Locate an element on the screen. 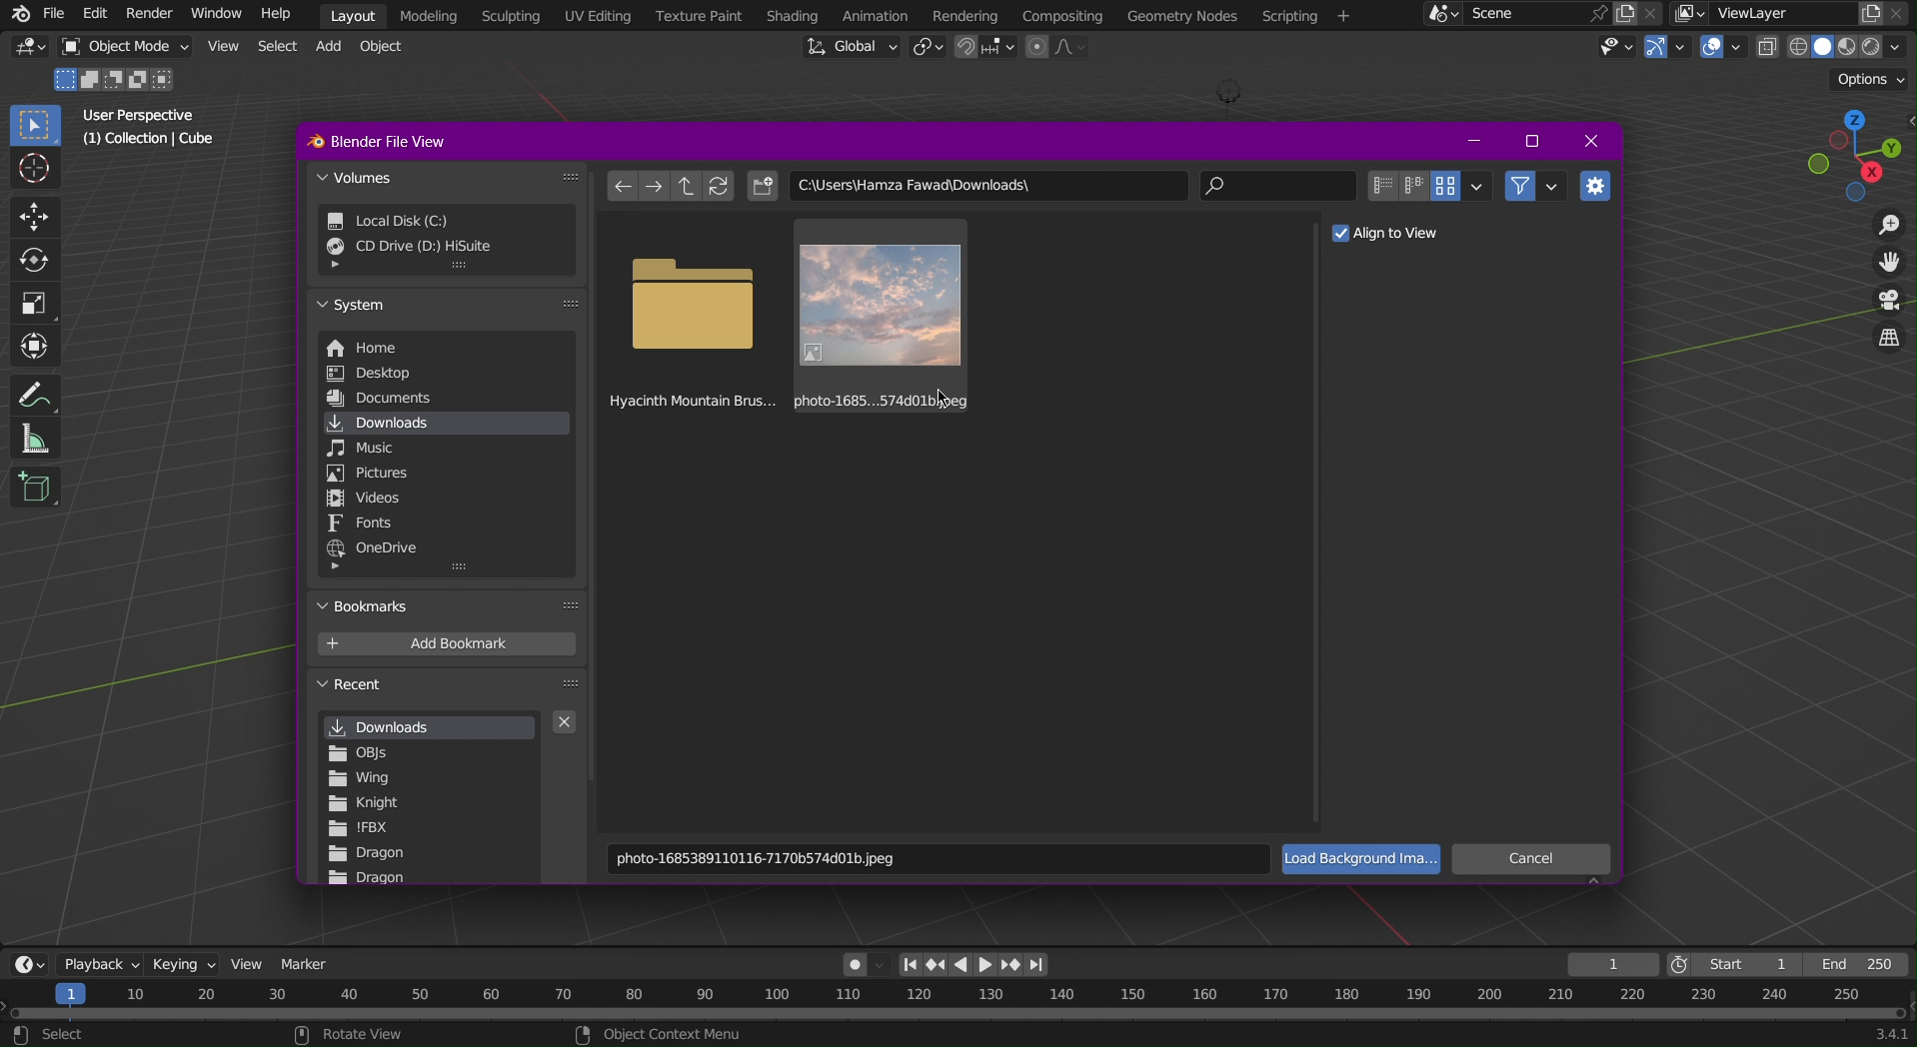 This screenshot has width=1917, height=1047. Scripting is located at coordinates (515, 16).